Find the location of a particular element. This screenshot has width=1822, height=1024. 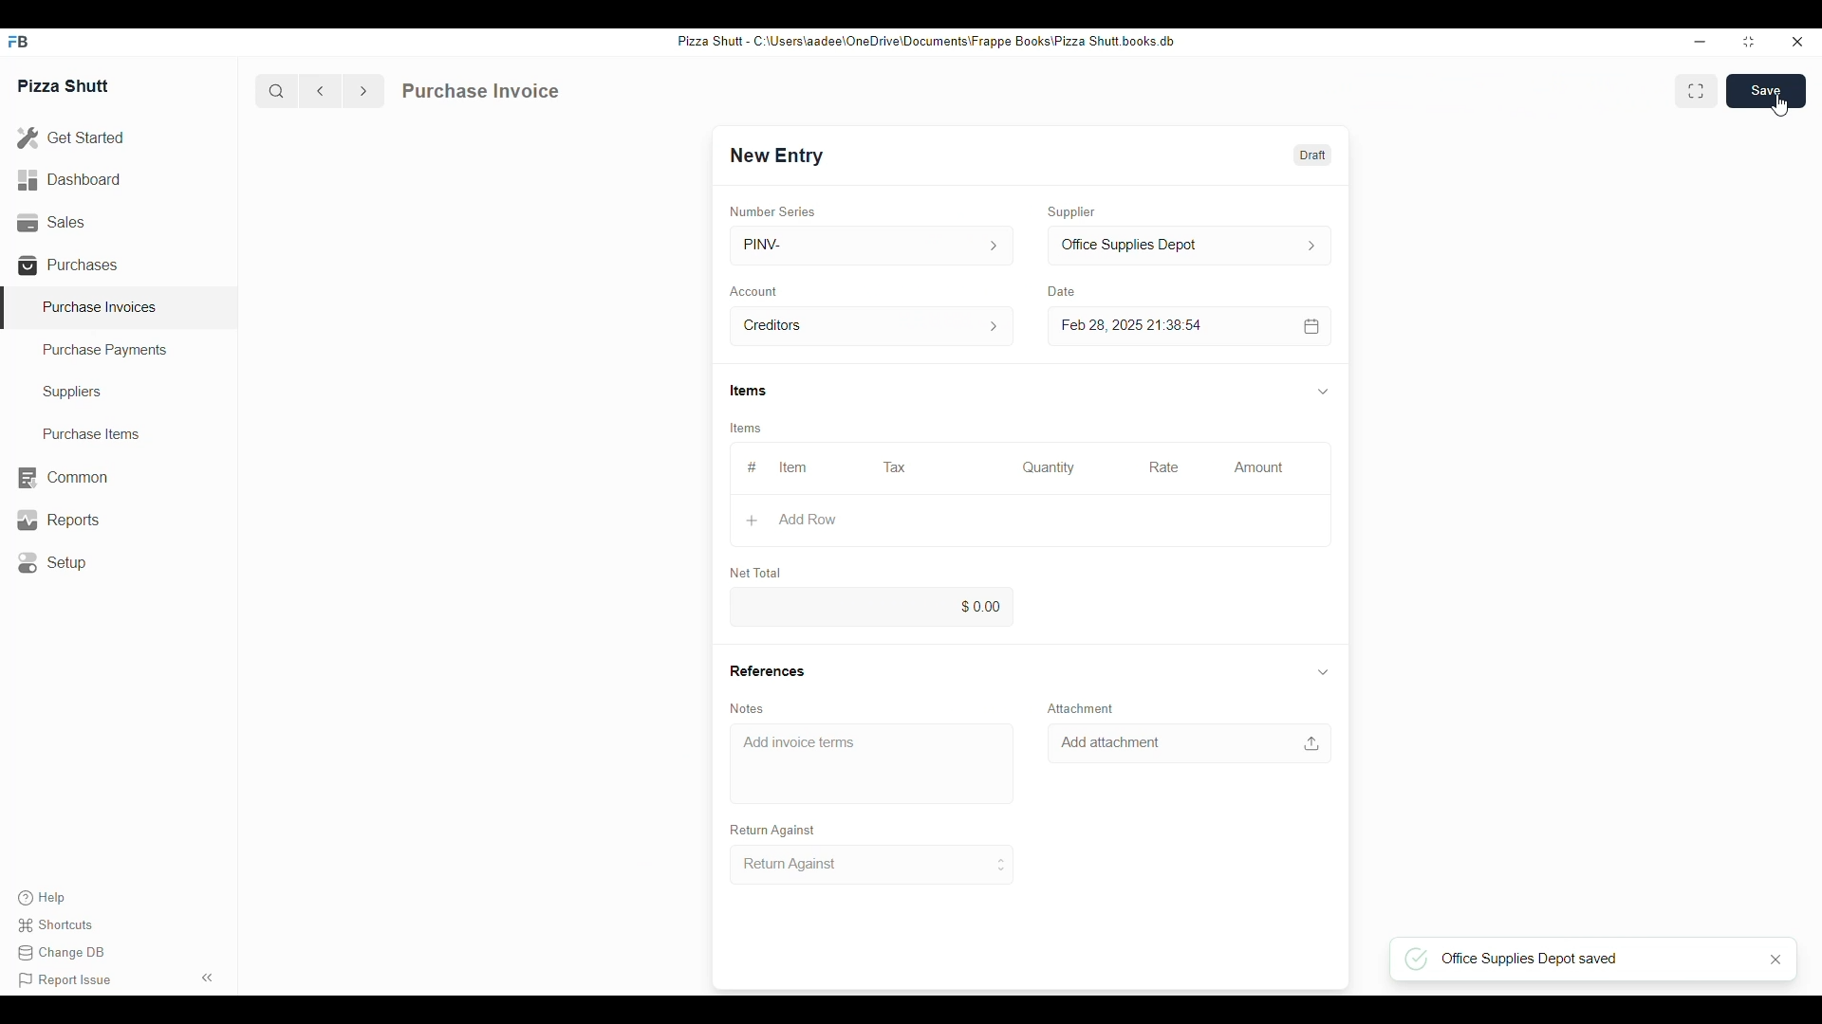

Feb 28, 2025 21:38:54 is located at coordinates (1135, 325).